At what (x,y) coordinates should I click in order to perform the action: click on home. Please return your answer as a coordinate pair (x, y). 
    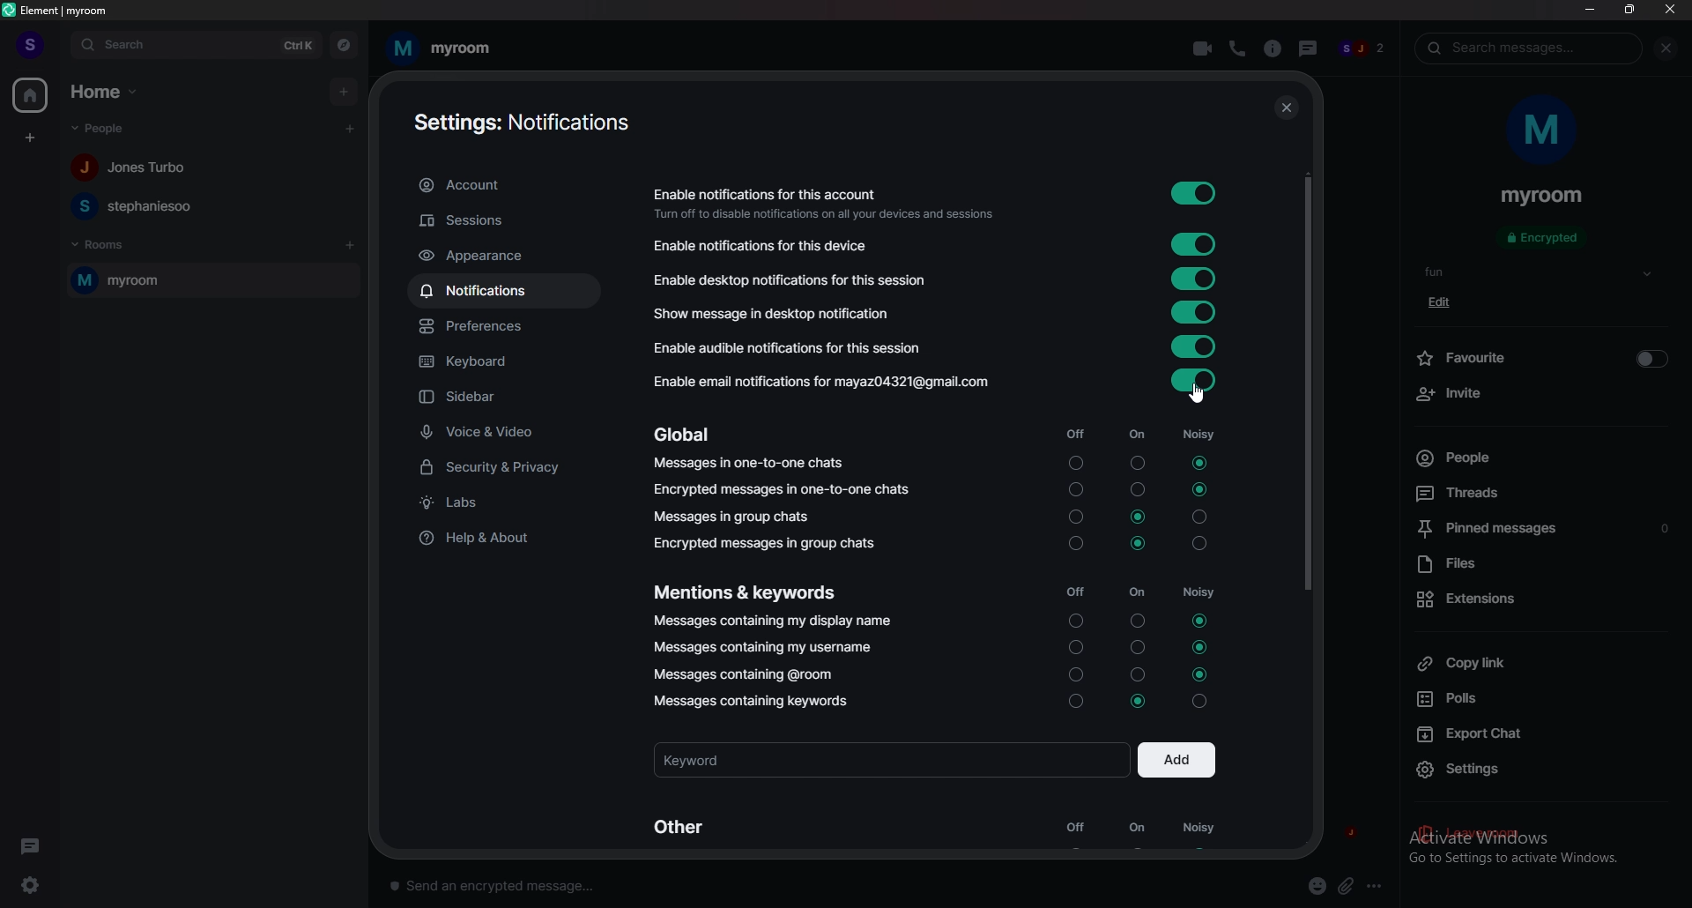
    Looking at the image, I should click on (29, 94).